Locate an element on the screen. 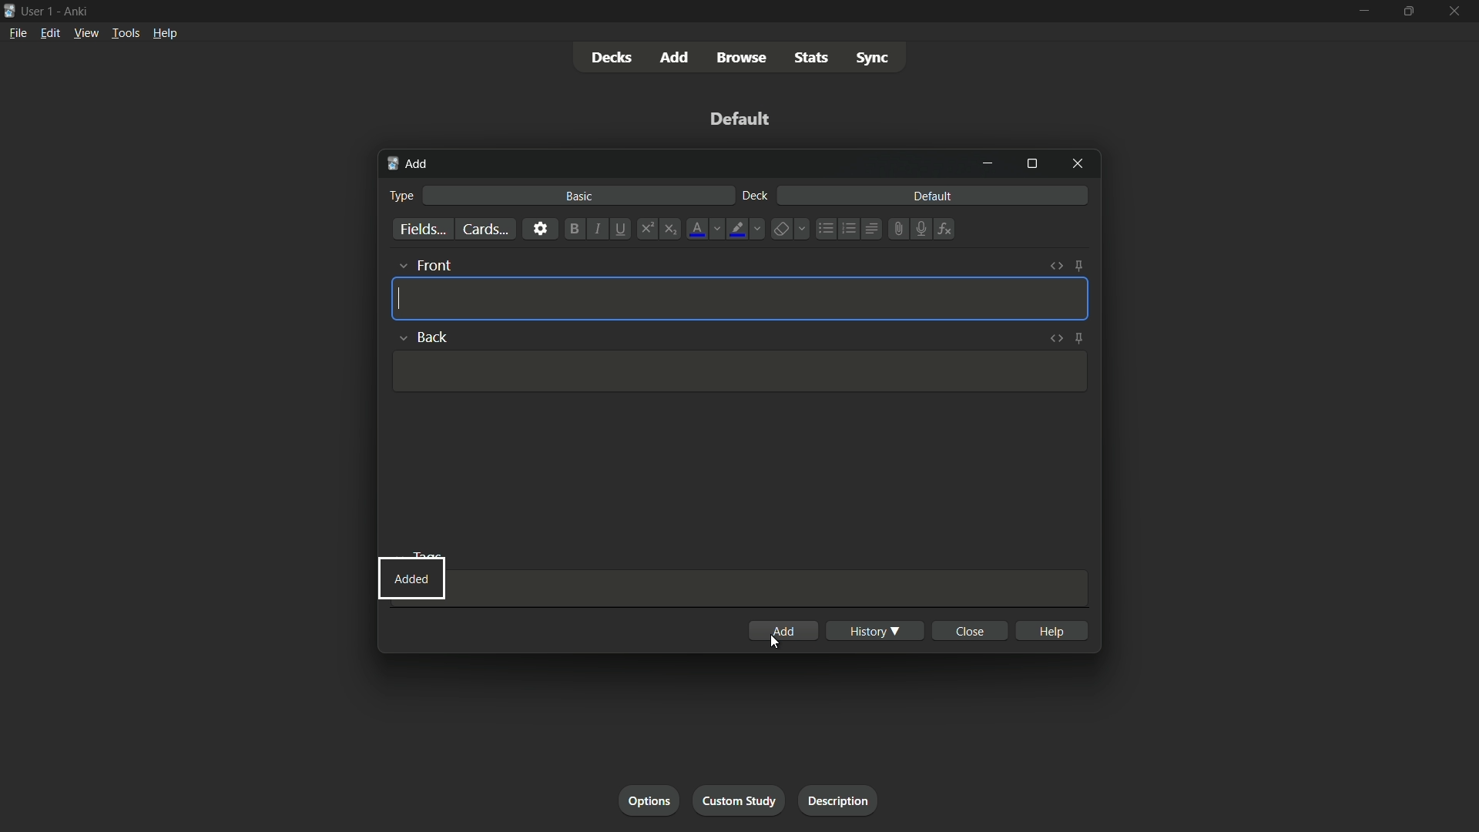  minimize is located at coordinates (1363, 11).